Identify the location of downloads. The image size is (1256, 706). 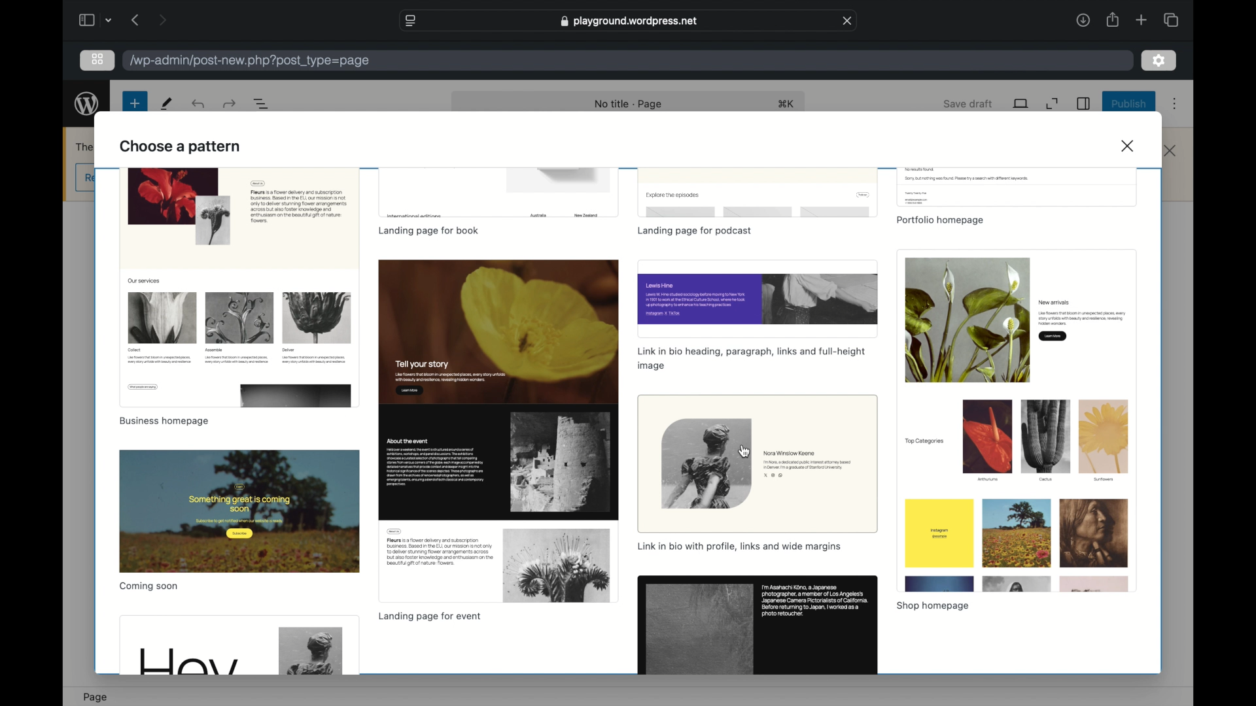
(1083, 20).